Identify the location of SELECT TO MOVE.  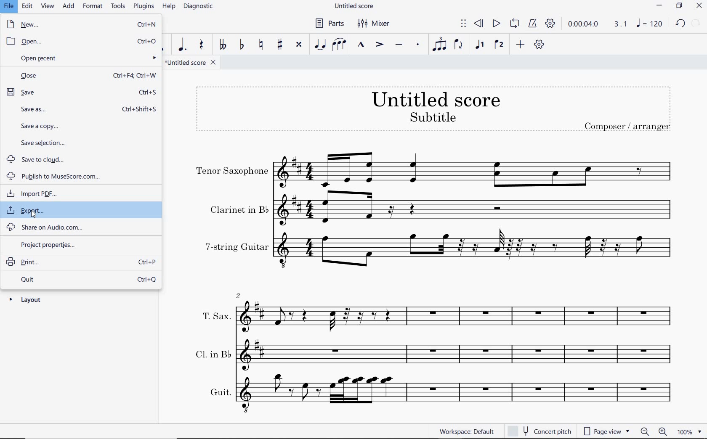
(463, 23).